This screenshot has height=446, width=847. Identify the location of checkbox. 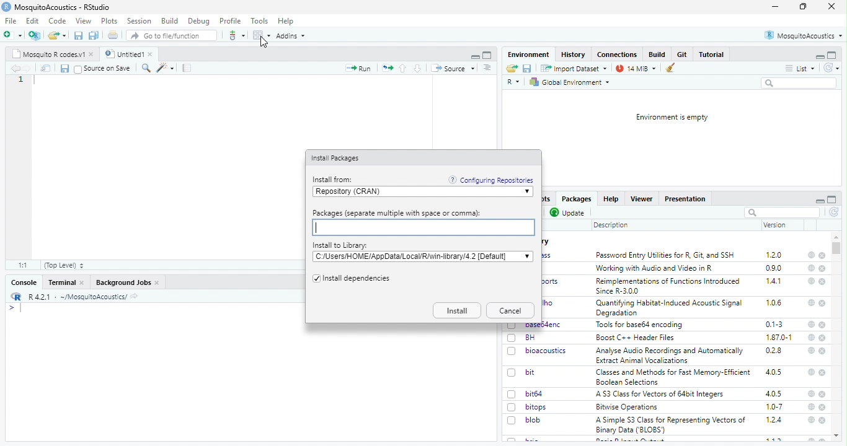
(512, 421).